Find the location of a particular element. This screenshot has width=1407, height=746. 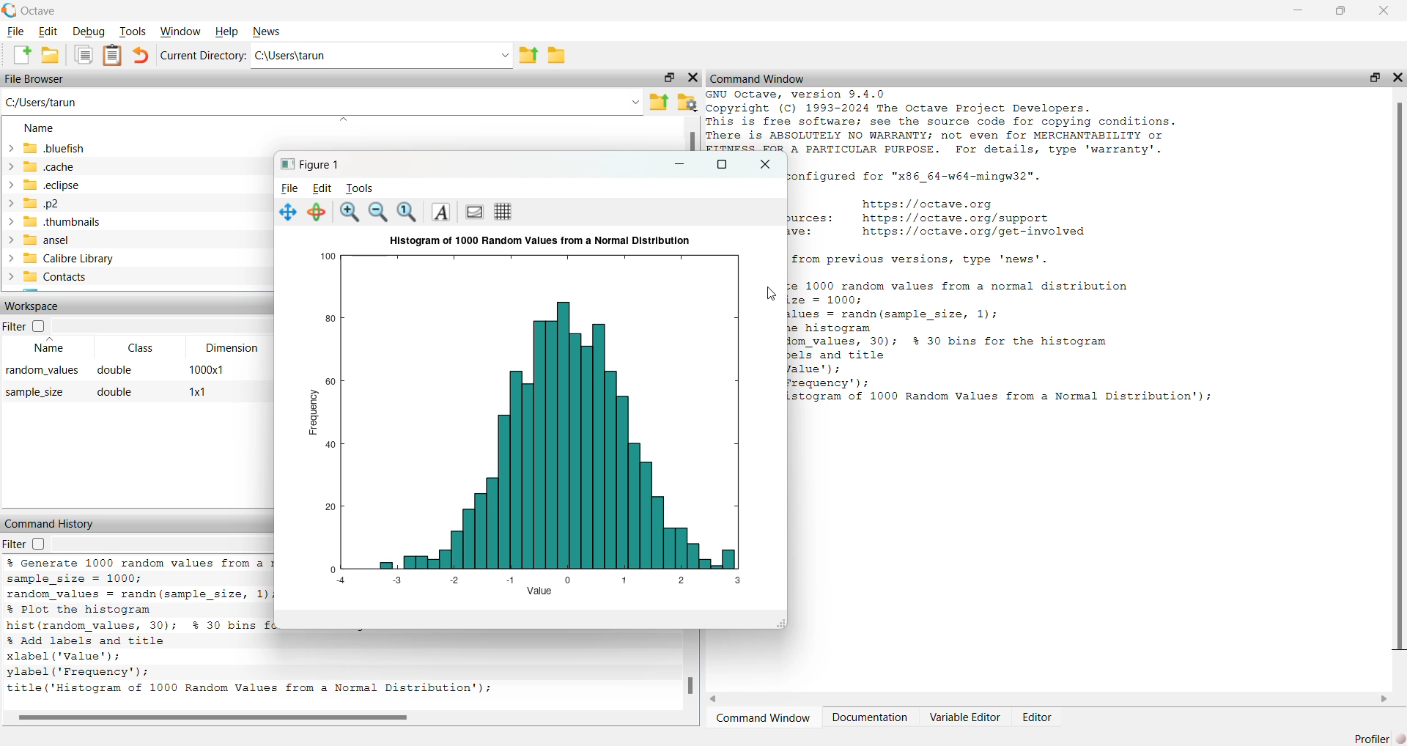

Previous Folder is located at coordinates (660, 103).